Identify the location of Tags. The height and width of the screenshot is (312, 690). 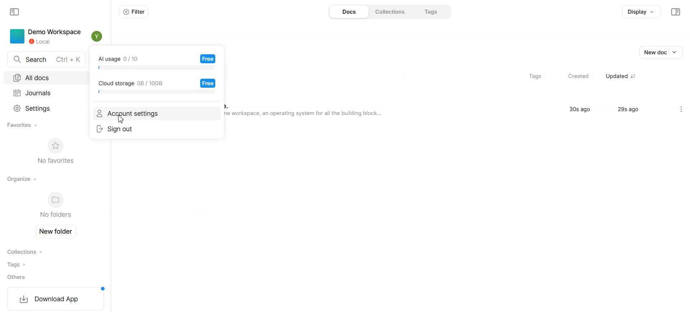
(531, 76).